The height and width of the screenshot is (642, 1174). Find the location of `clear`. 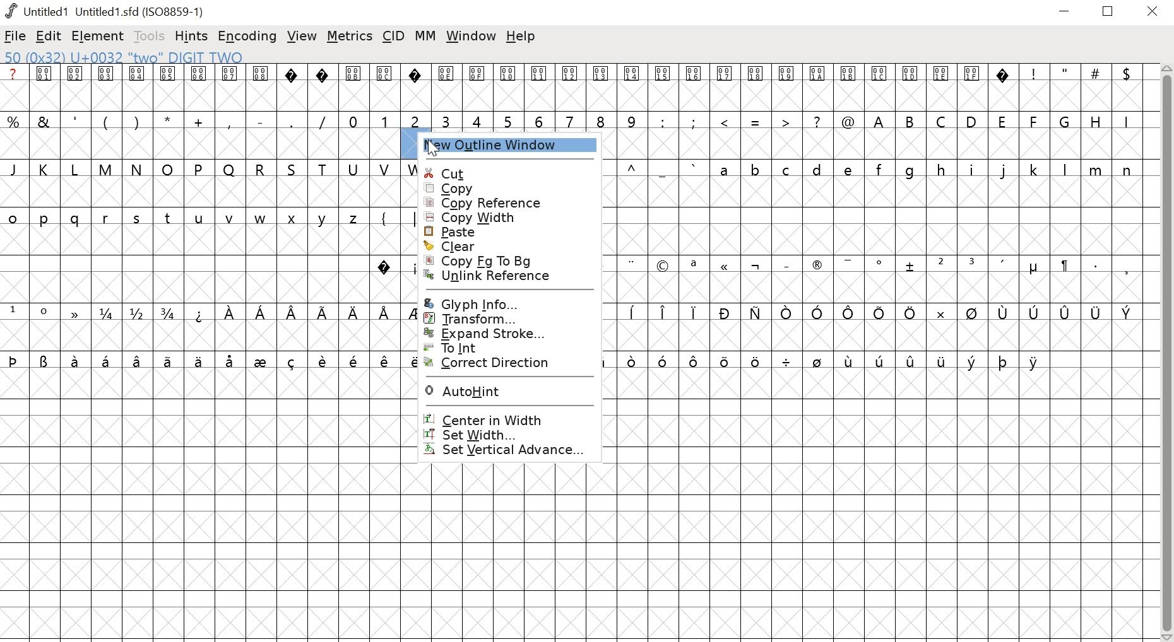

clear is located at coordinates (506, 245).